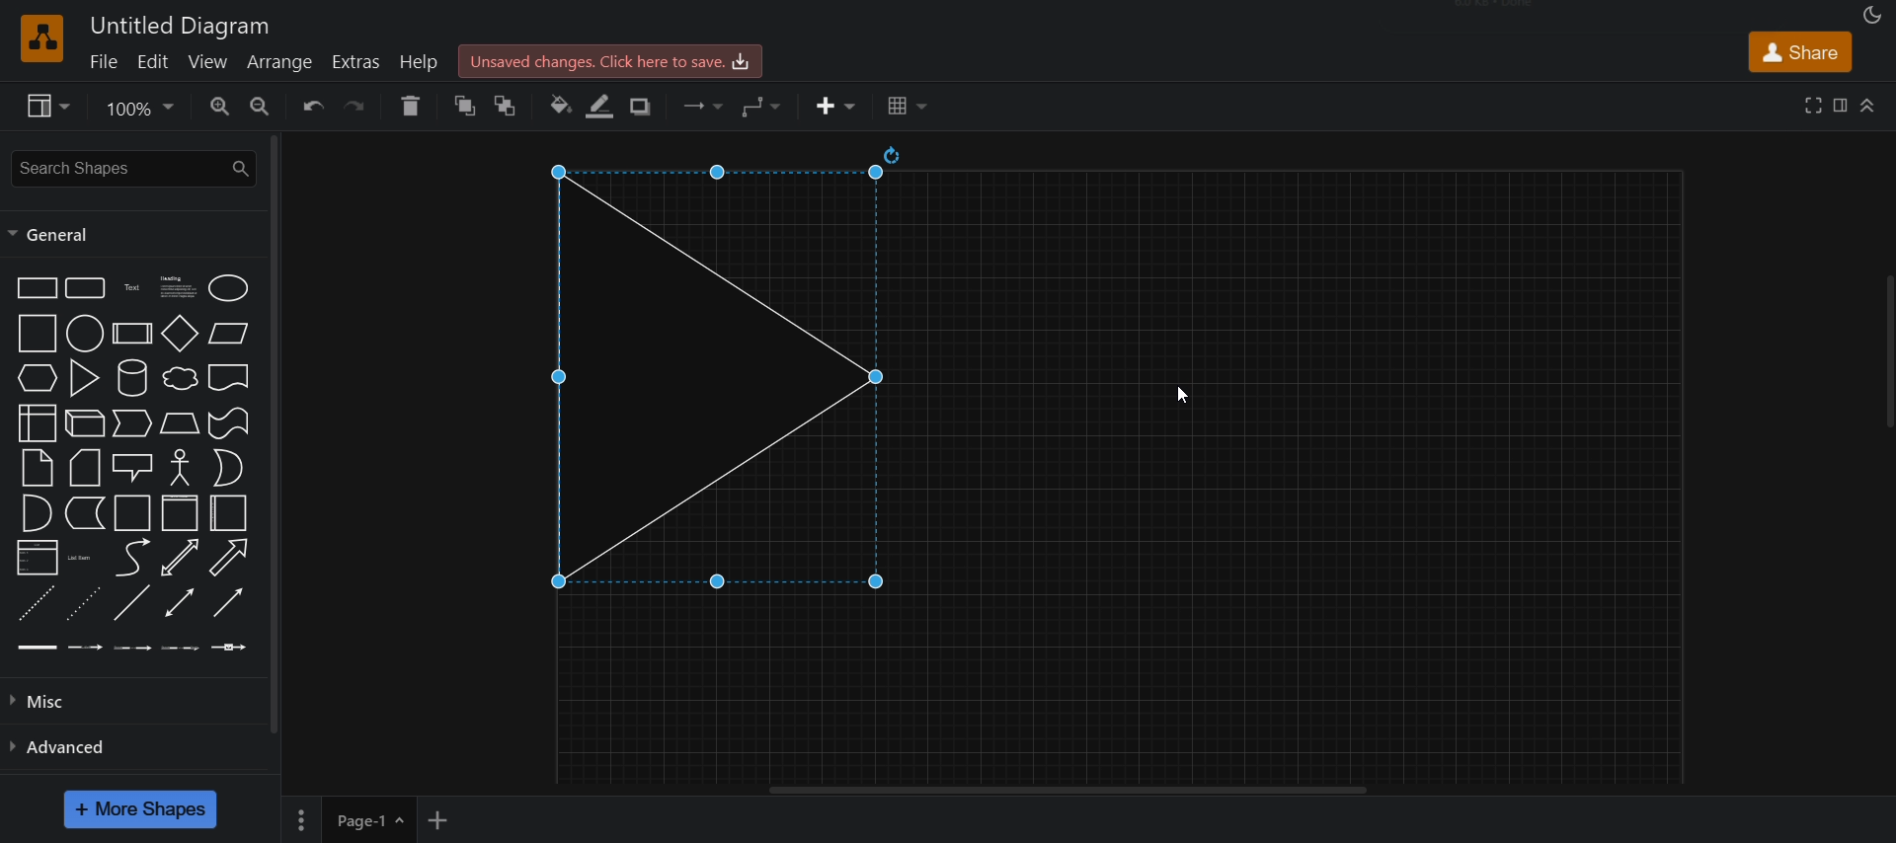  Describe the element at coordinates (84, 467) in the screenshot. I see `card` at that location.